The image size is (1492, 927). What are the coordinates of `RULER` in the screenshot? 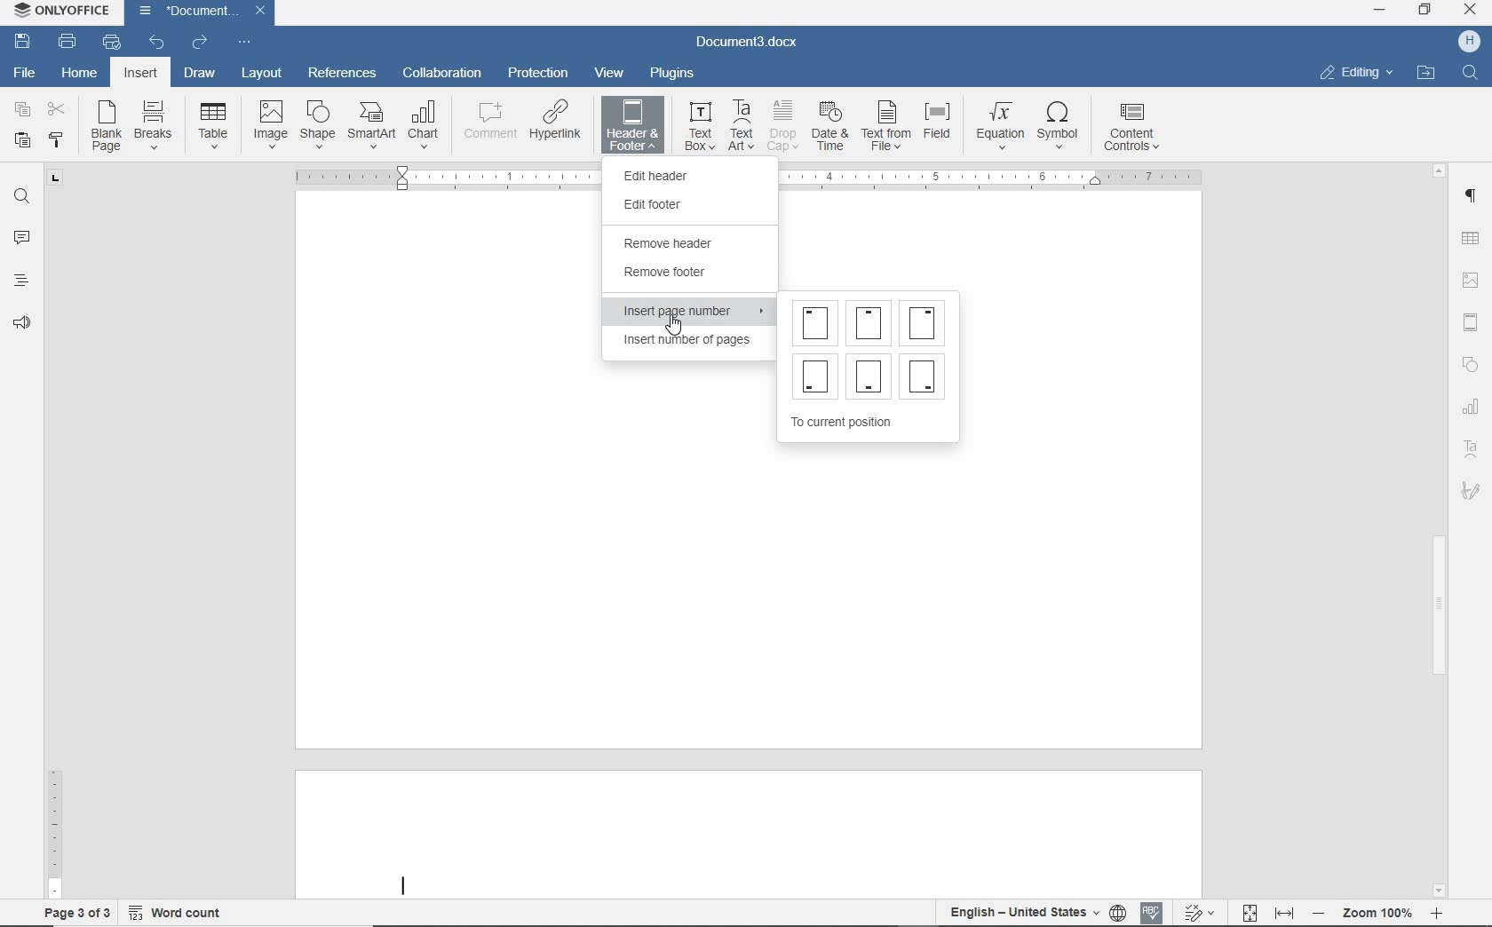 It's located at (54, 798).